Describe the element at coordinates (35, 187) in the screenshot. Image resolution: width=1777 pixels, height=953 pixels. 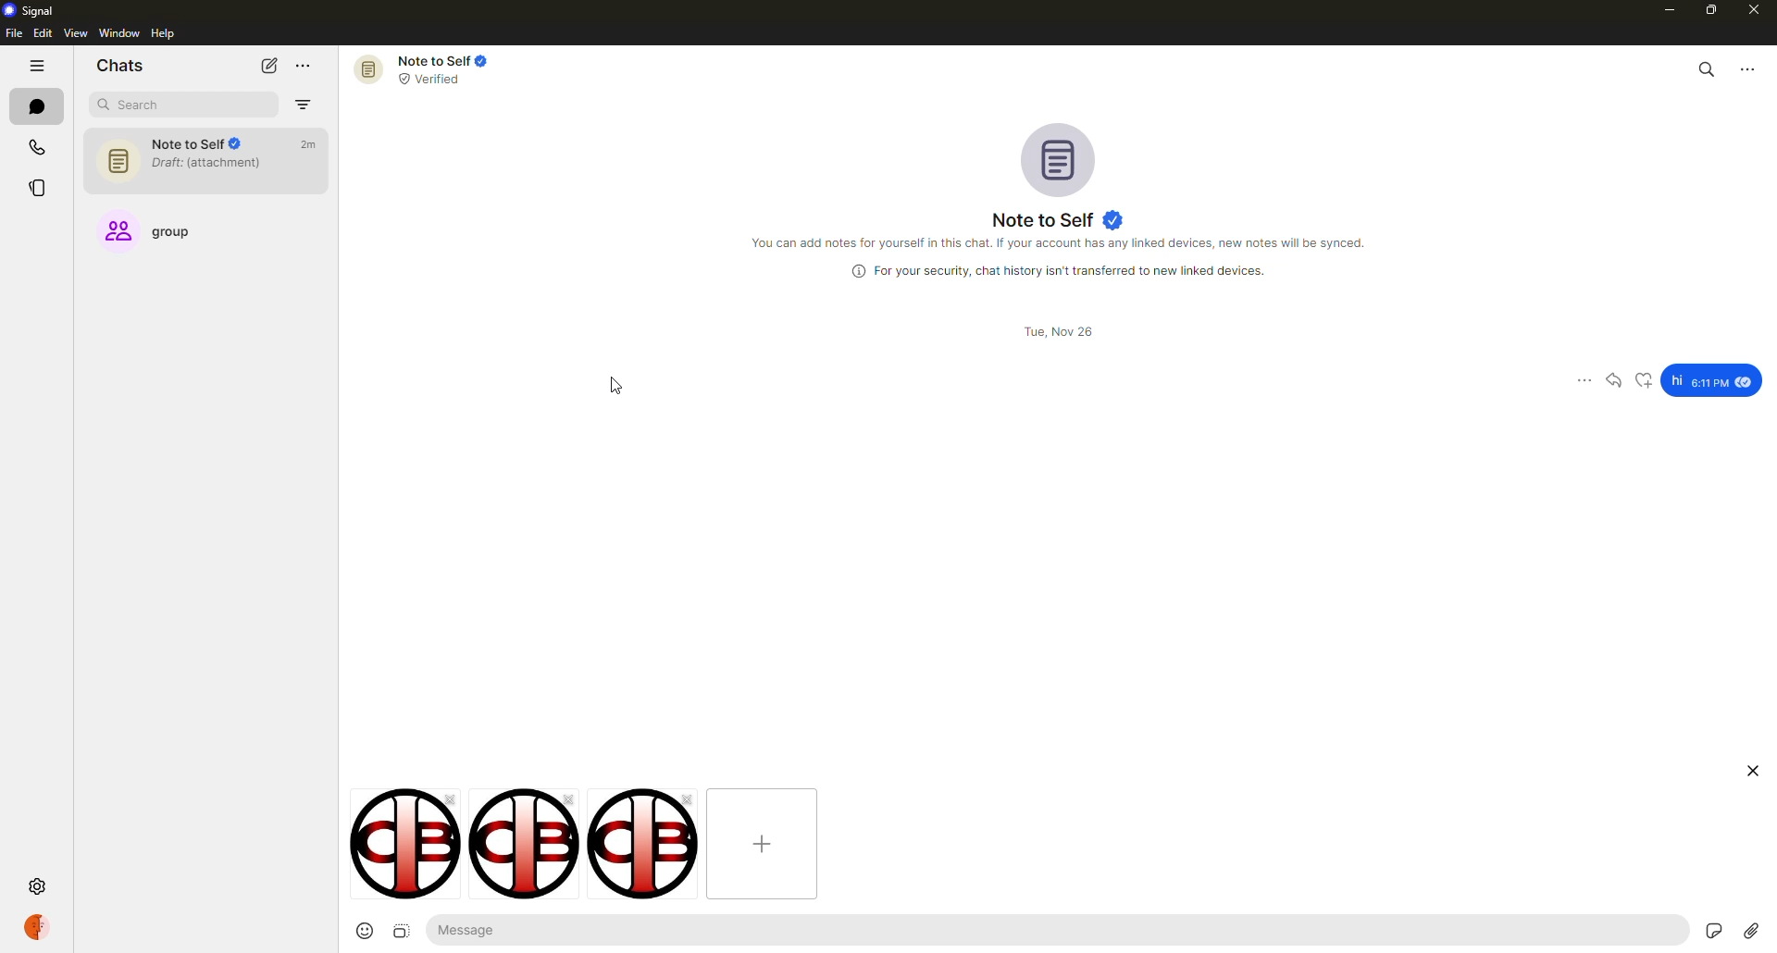
I see `stories` at that location.